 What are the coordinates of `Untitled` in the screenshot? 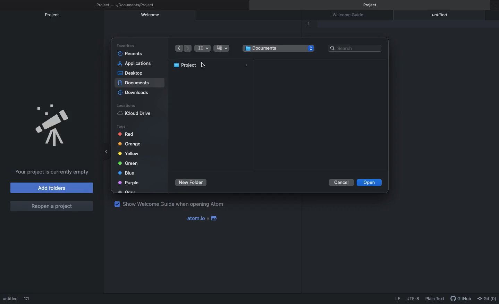 It's located at (10, 298).